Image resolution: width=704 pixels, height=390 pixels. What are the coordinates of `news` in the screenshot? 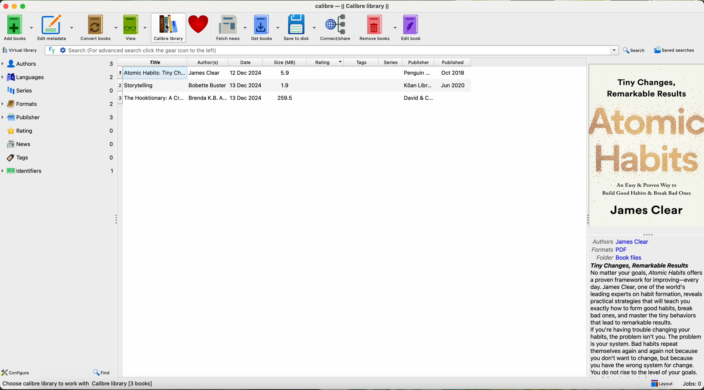 It's located at (58, 144).